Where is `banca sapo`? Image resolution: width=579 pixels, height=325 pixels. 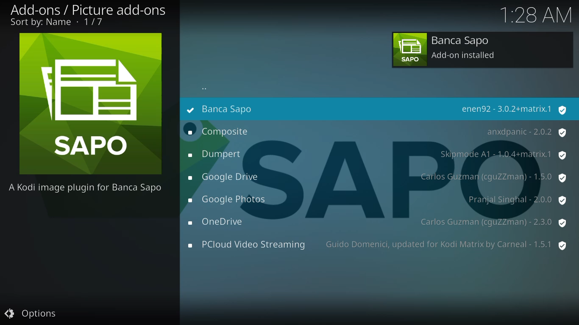 banca sapo is located at coordinates (237, 108).